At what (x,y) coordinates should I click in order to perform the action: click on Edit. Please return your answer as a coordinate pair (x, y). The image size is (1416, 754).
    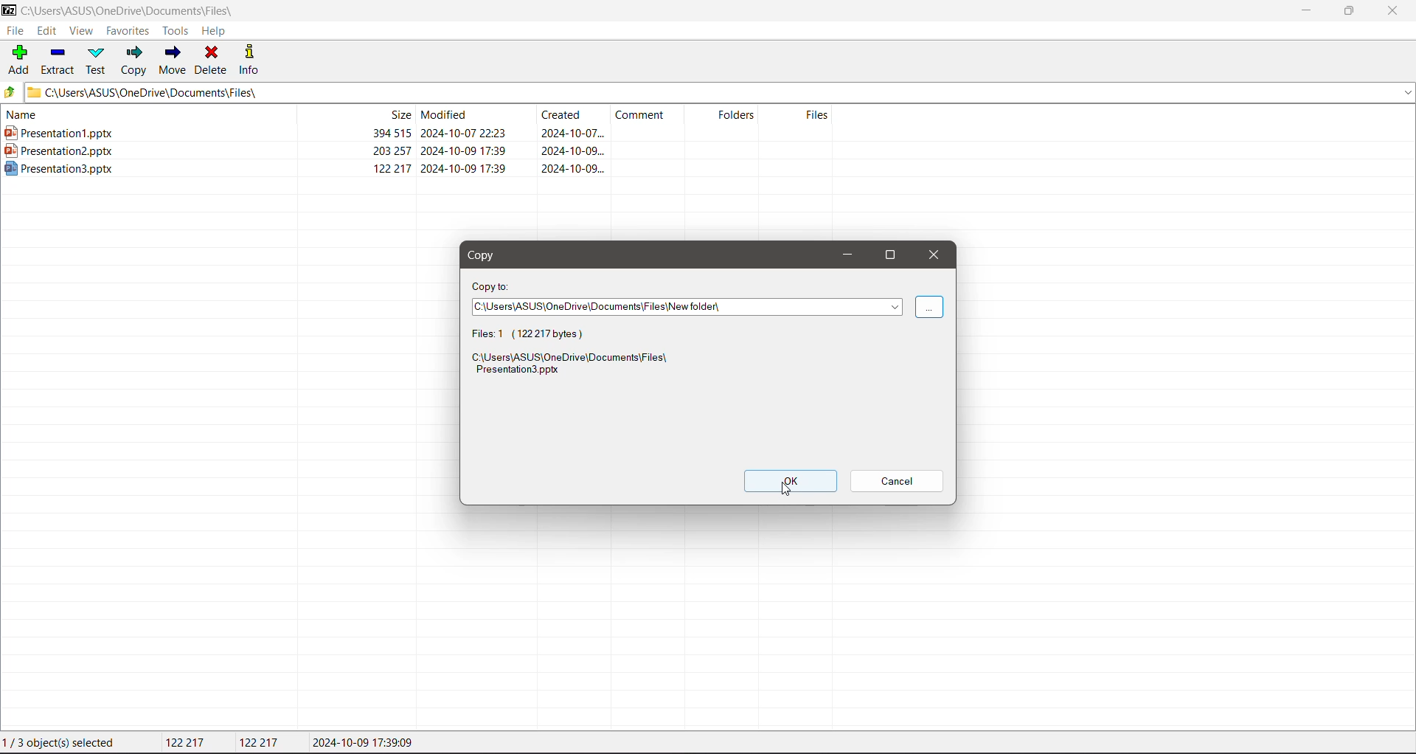
    Looking at the image, I should click on (47, 31).